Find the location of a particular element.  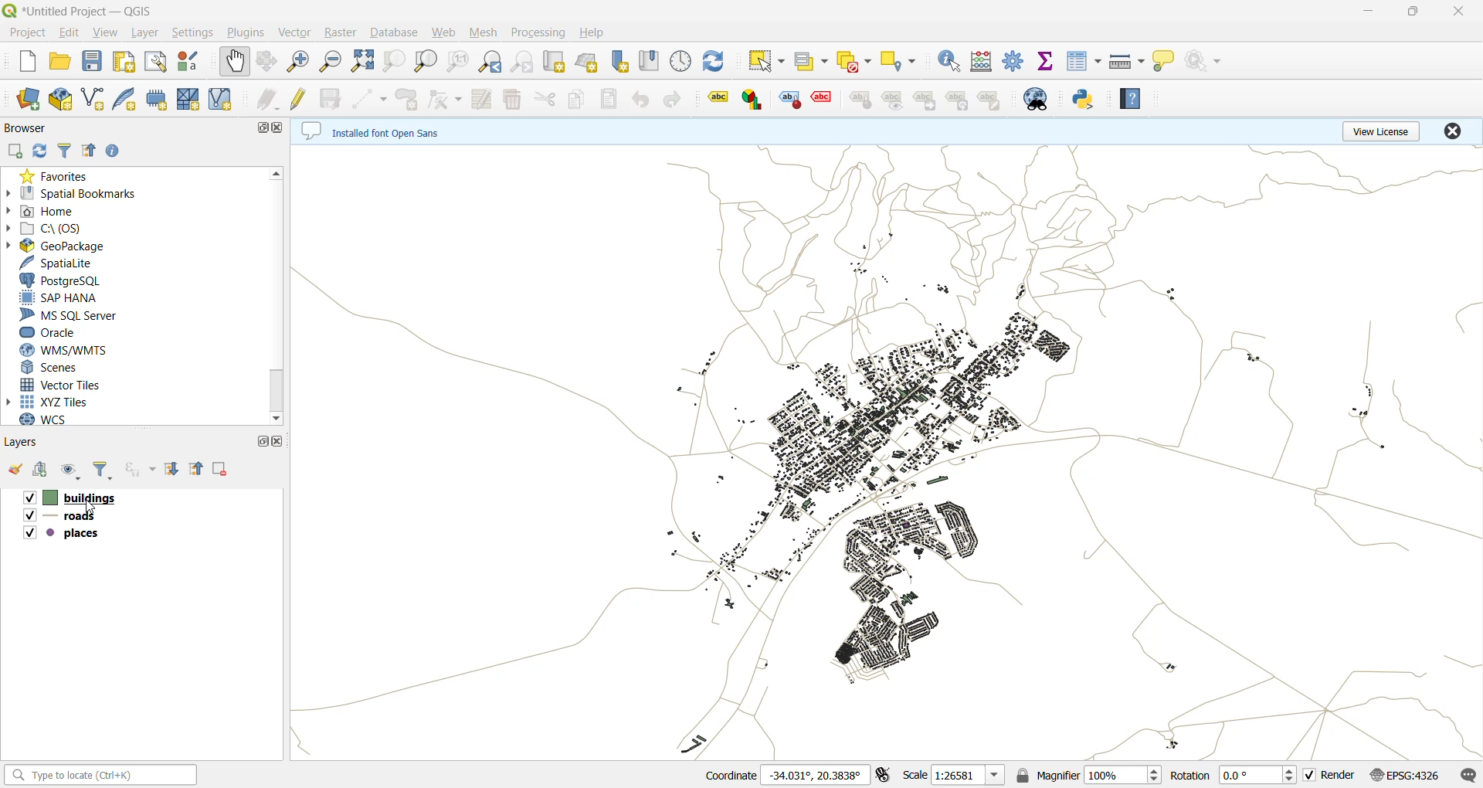

open data source manager is located at coordinates (30, 98).